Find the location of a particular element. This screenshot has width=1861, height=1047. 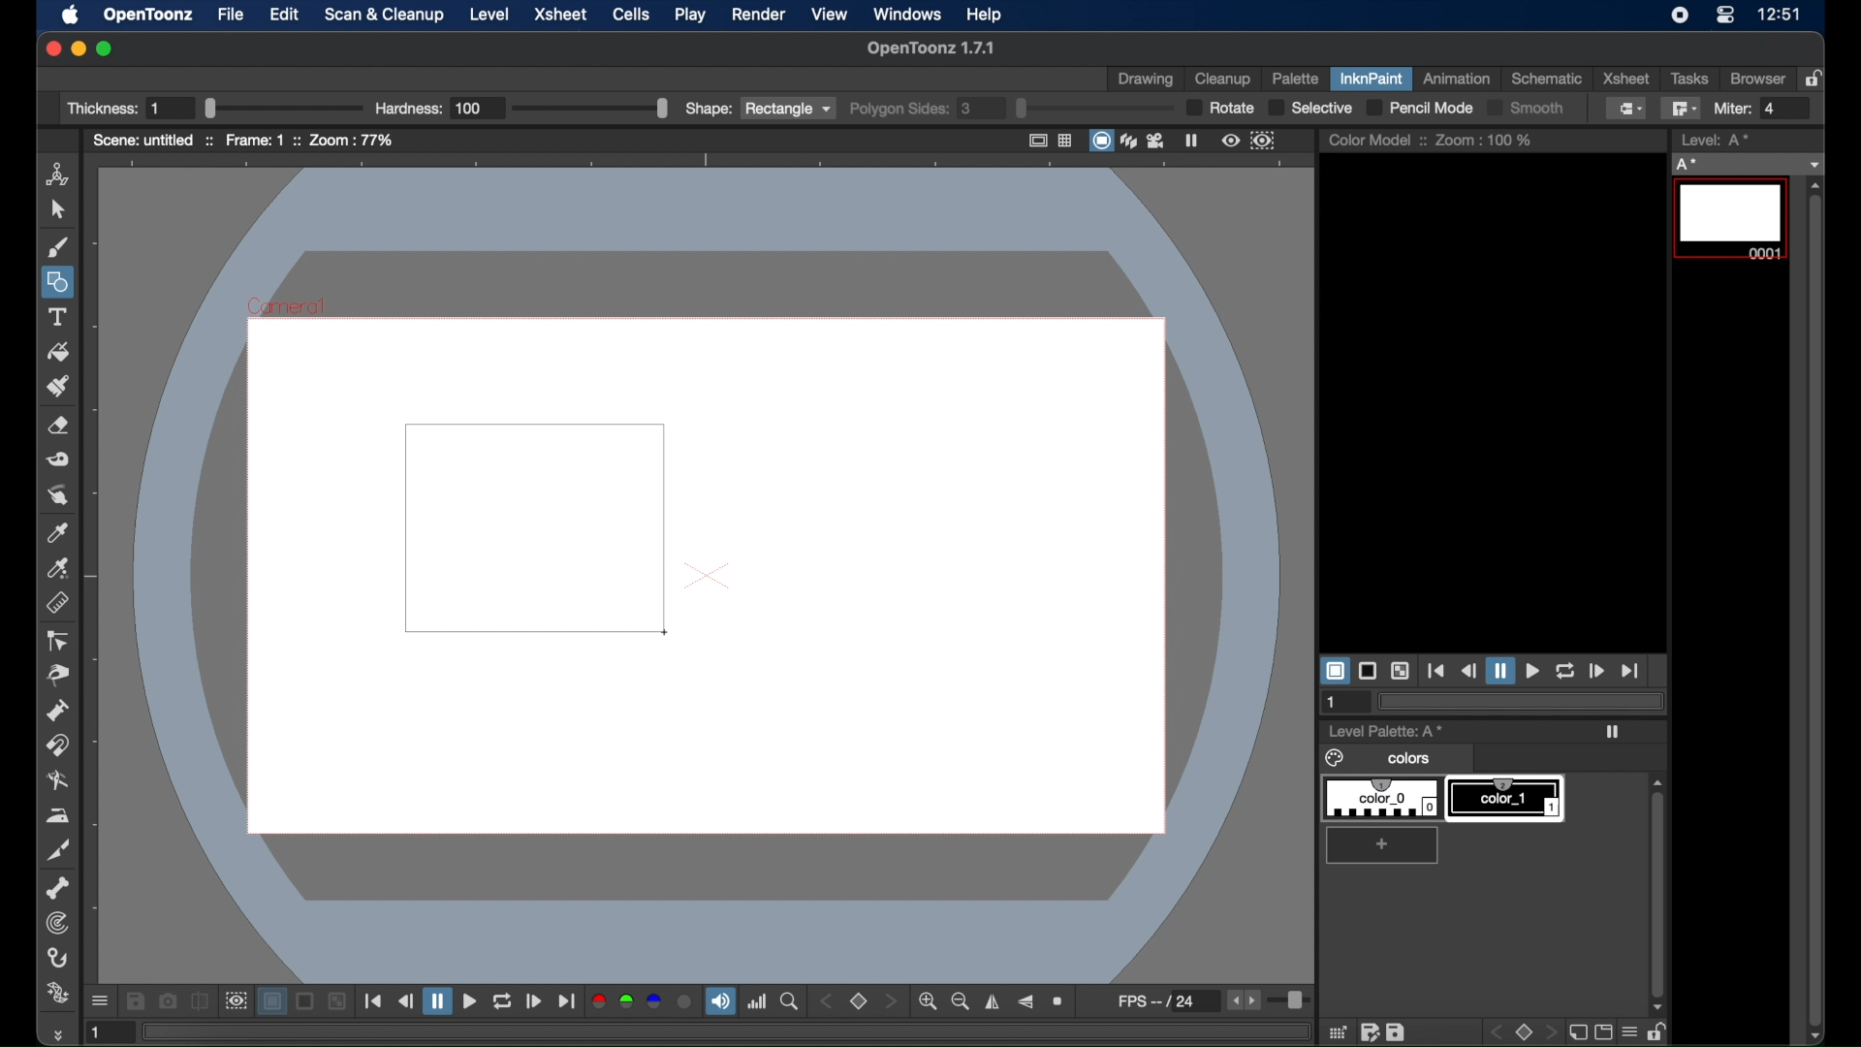

3dview is located at coordinates (1130, 142).